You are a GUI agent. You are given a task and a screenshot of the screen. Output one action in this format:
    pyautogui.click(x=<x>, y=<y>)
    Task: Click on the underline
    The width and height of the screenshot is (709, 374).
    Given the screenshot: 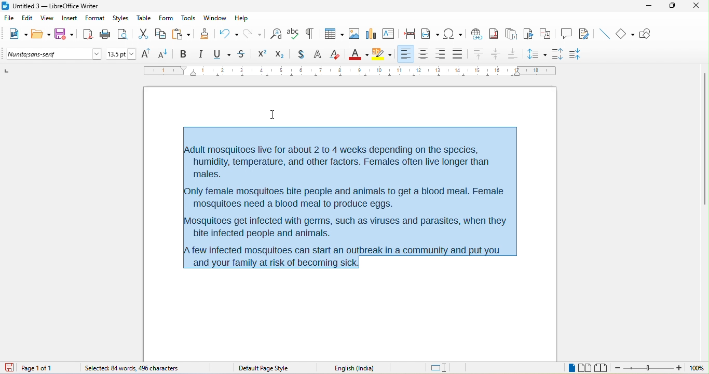 What is the action you would take?
    pyautogui.click(x=221, y=54)
    